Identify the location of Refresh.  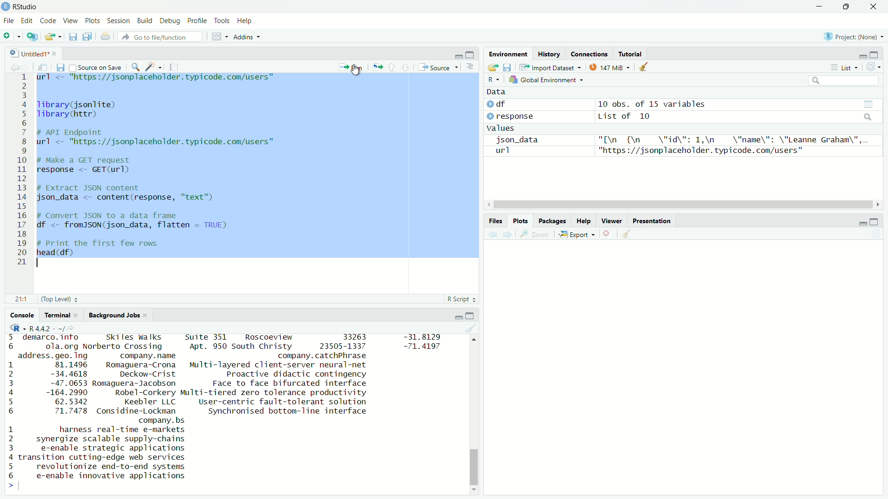
(873, 66).